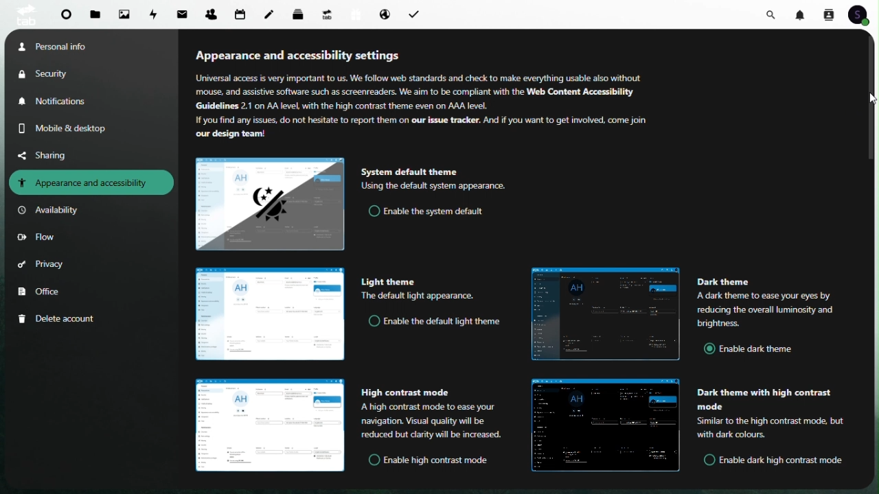 The image size is (879, 494). What do you see at coordinates (24, 14) in the screenshot?
I see `tab` at bounding box center [24, 14].